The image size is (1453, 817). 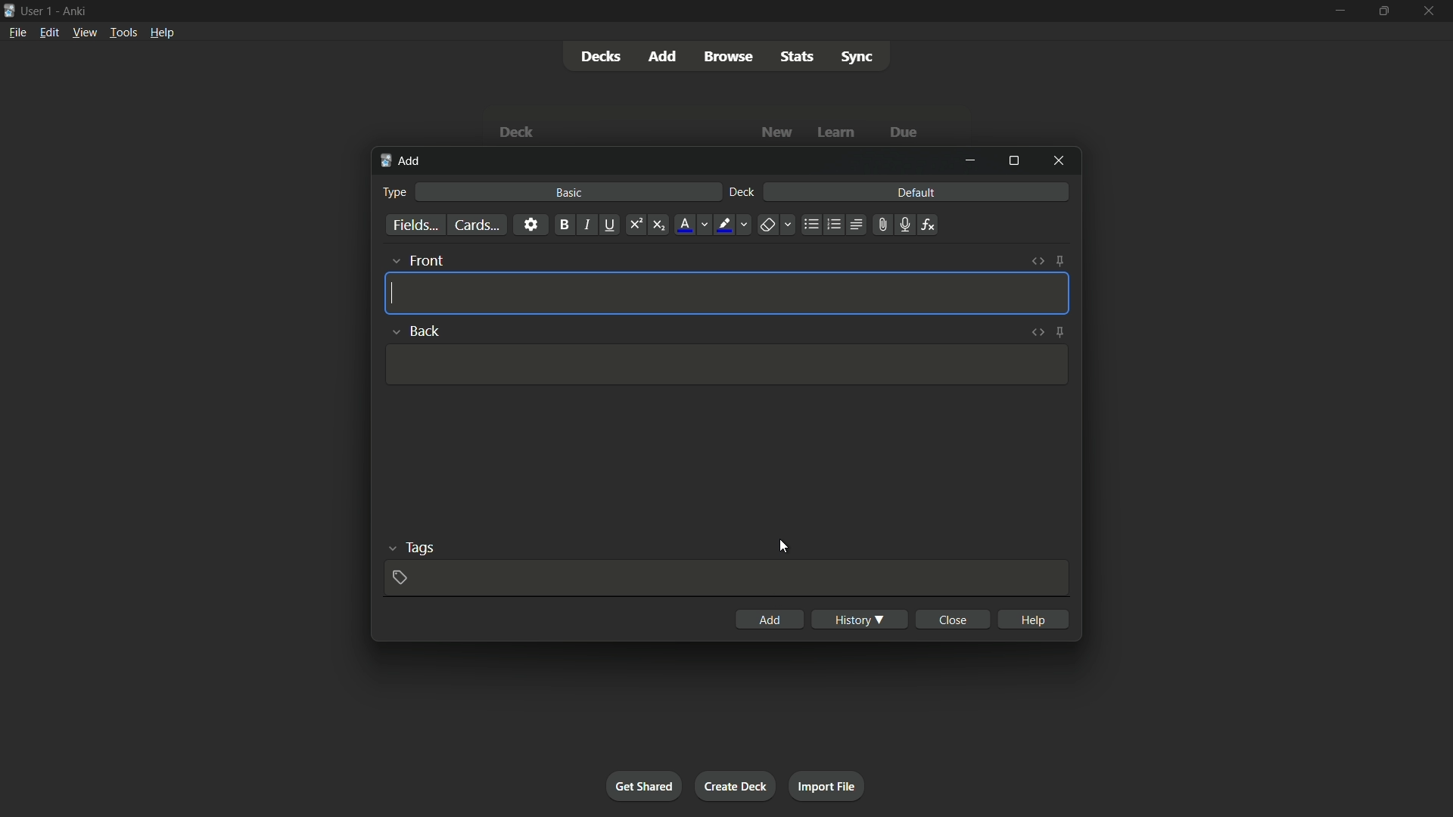 What do you see at coordinates (395, 192) in the screenshot?
I see `type` at bounding box center [395, 192].